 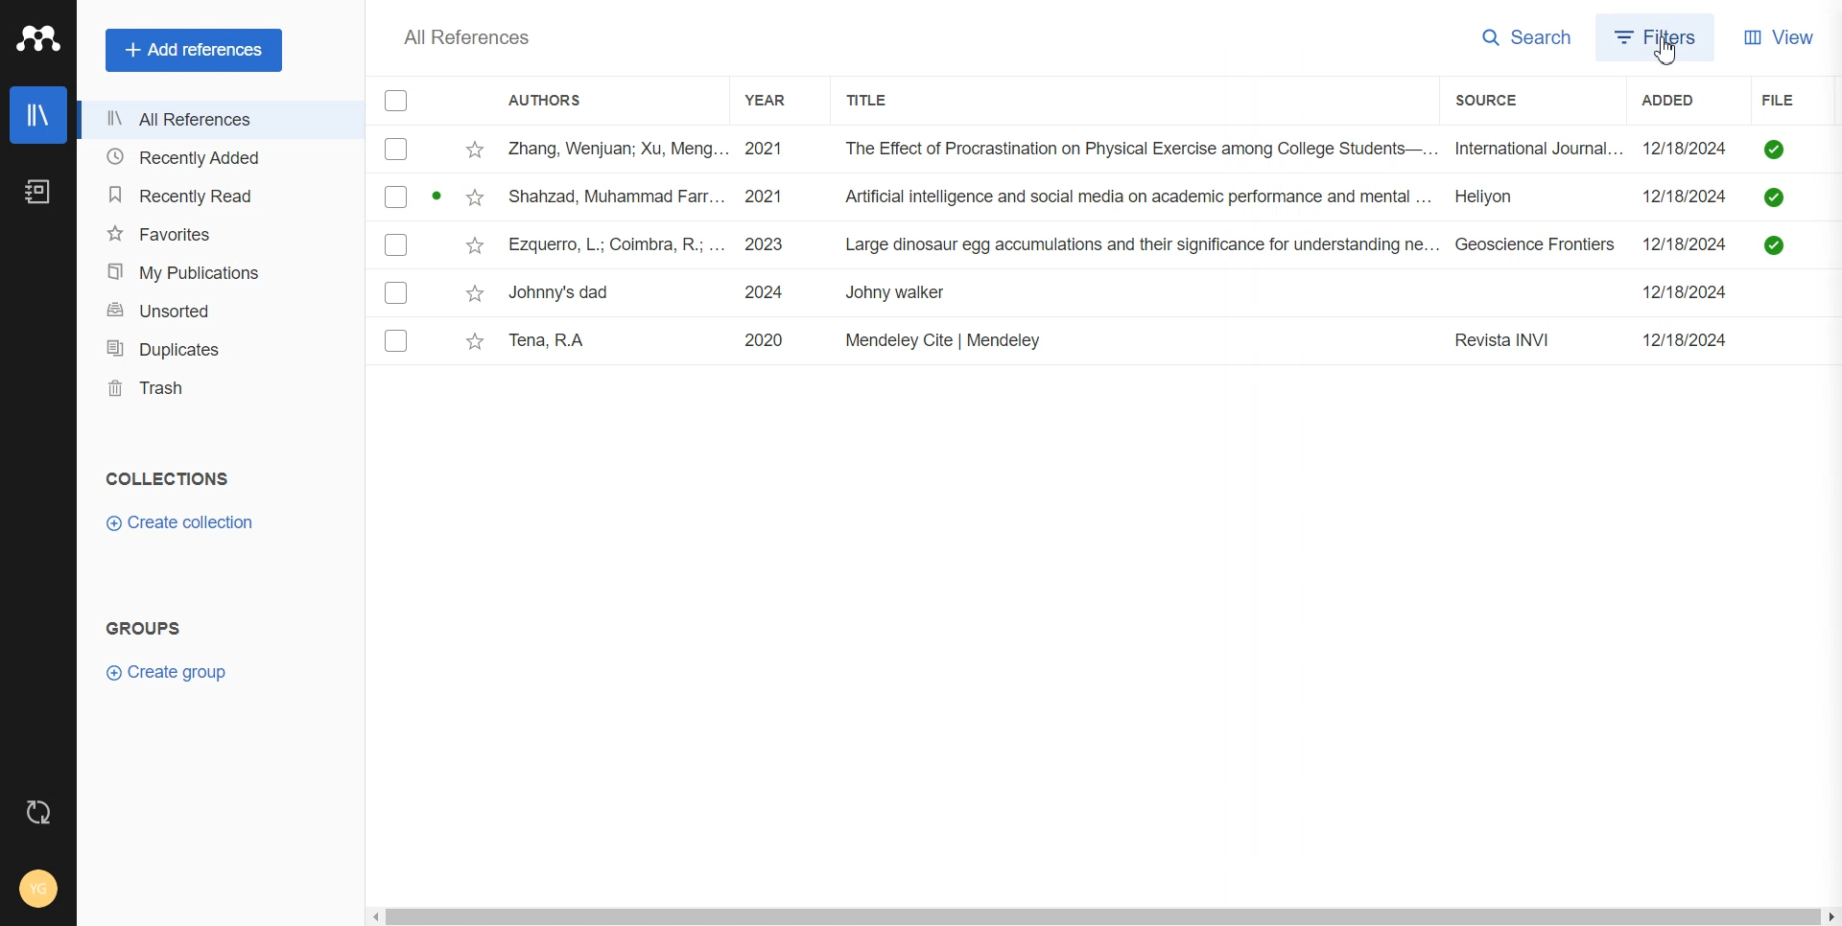 What do you see at coordinates (39, 115) in the screenshot?
I see `Library` at bounding box center [39, 115].